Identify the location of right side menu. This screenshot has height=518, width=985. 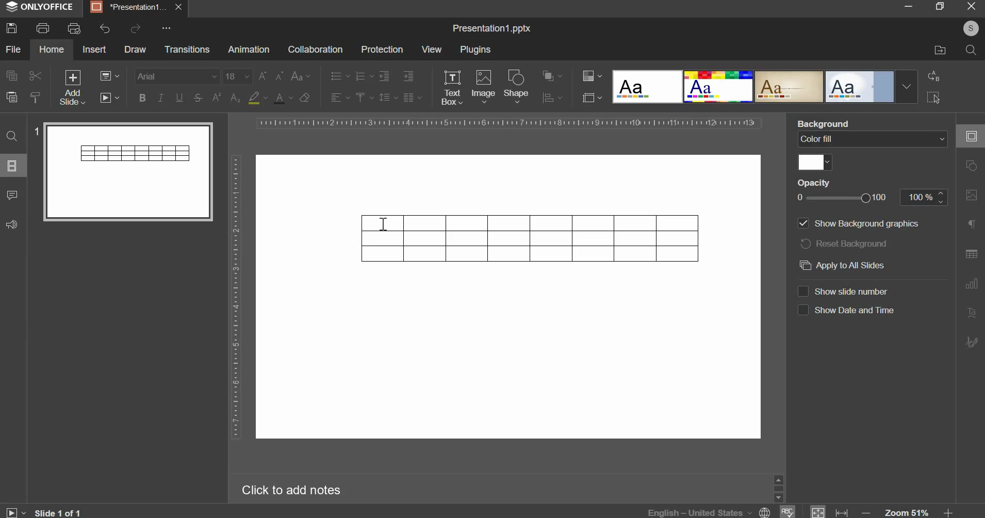
(971, 242).